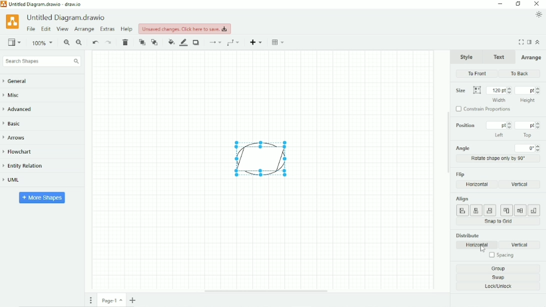 The image size is (546, 307). I want to click on Arrange, so click(84, 29).